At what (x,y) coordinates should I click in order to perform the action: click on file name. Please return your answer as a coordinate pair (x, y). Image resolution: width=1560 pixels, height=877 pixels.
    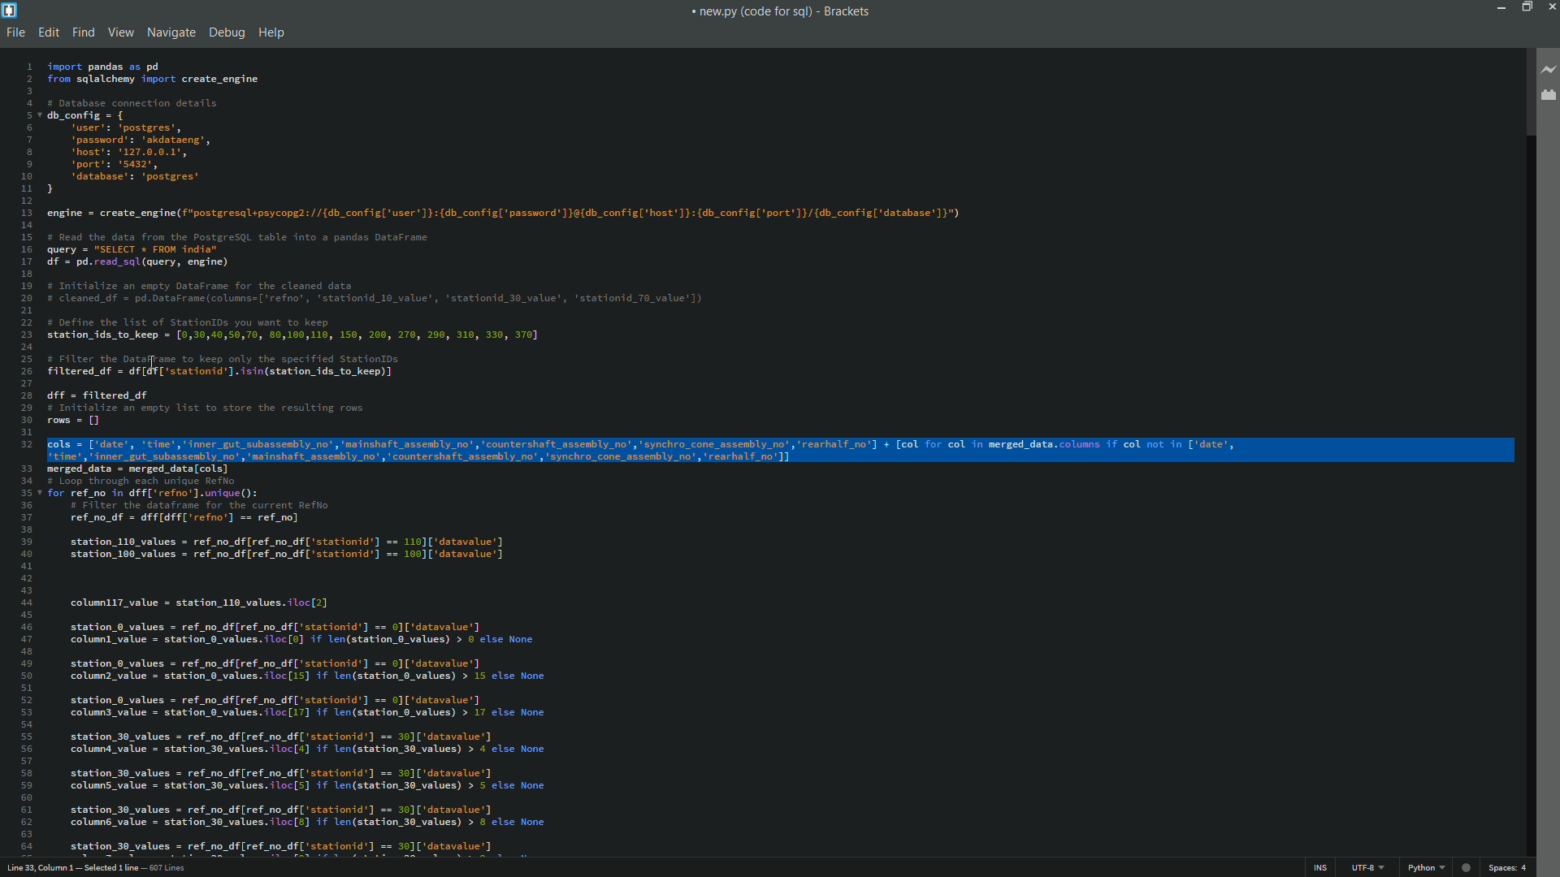
    Looking at the image, I should click on (752, 12).